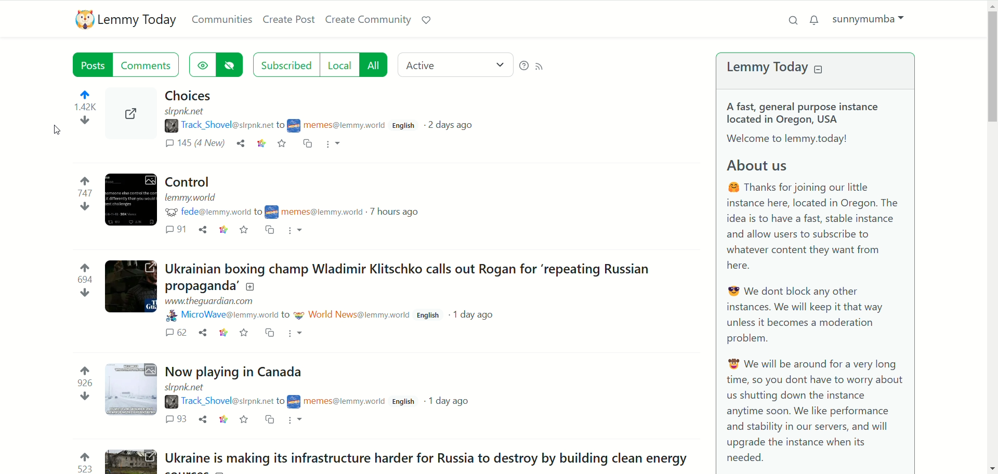 Image resolution: width=998 pixels, height=474 pixels. Describe the element at coordinates (299, 334) in the screenshot. I see `more` at that location.